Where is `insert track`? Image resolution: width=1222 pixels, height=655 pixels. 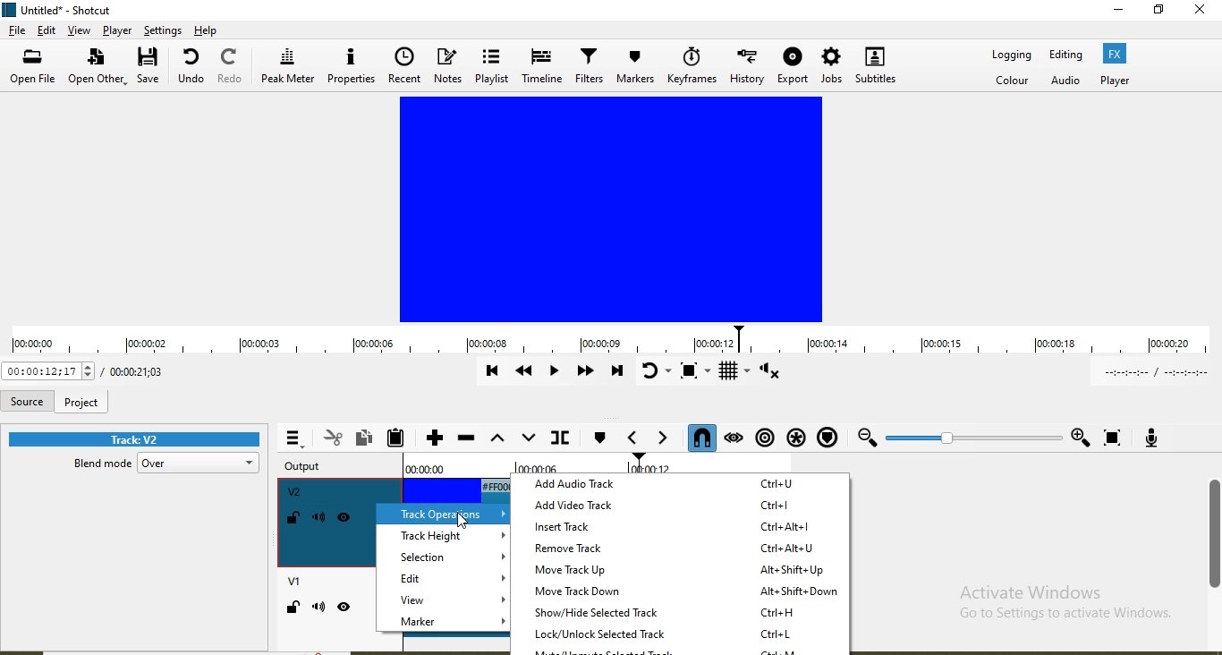
insert track is located at coordinates (685, 524).